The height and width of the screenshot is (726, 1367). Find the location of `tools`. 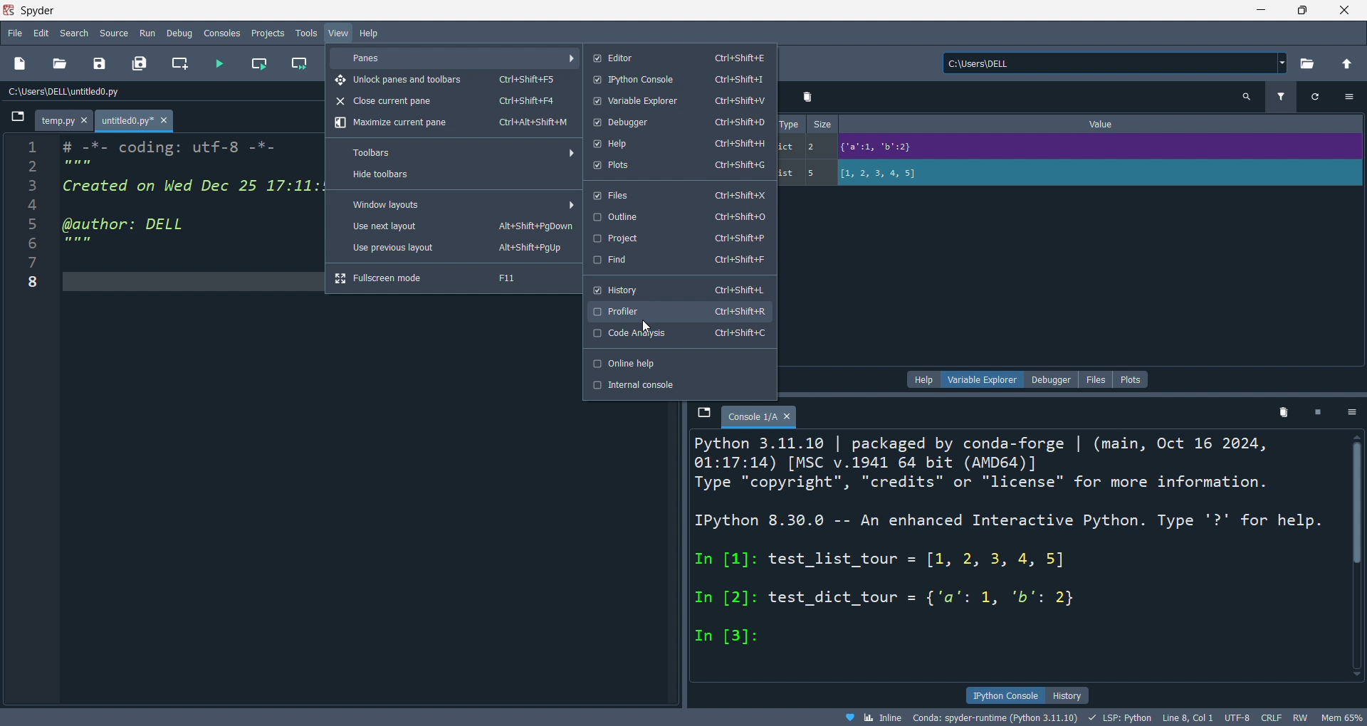

tools is located at coordinates (305, 36).